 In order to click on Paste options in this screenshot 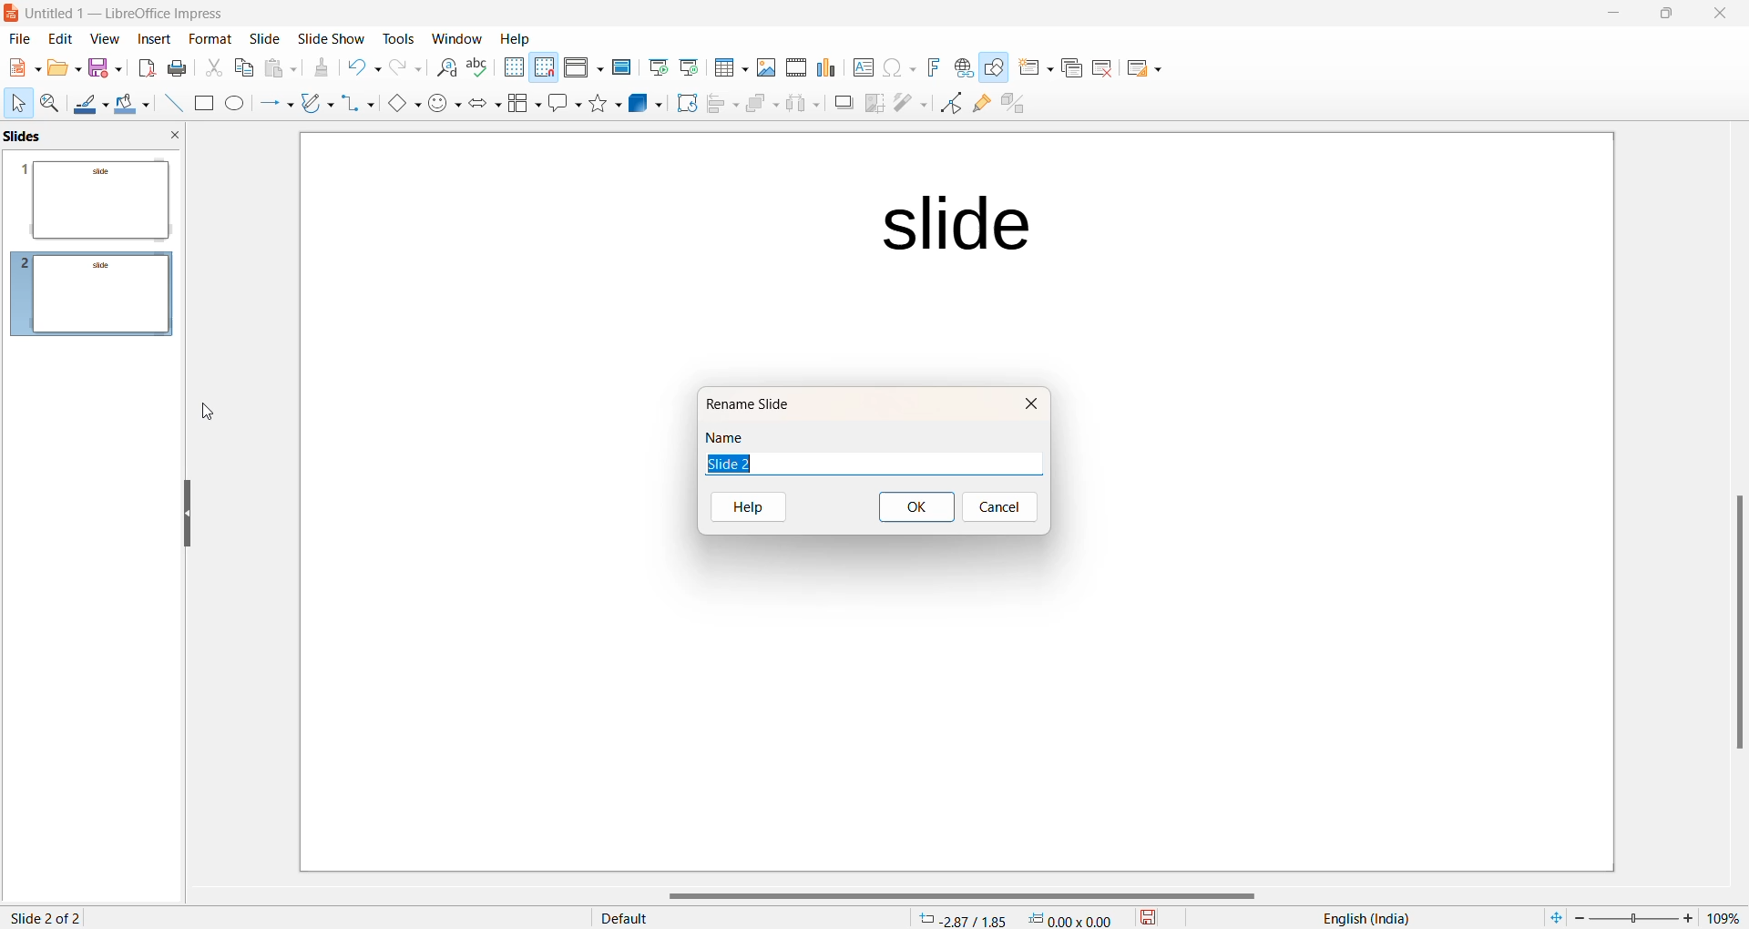, I will do `click(282, 67)`.